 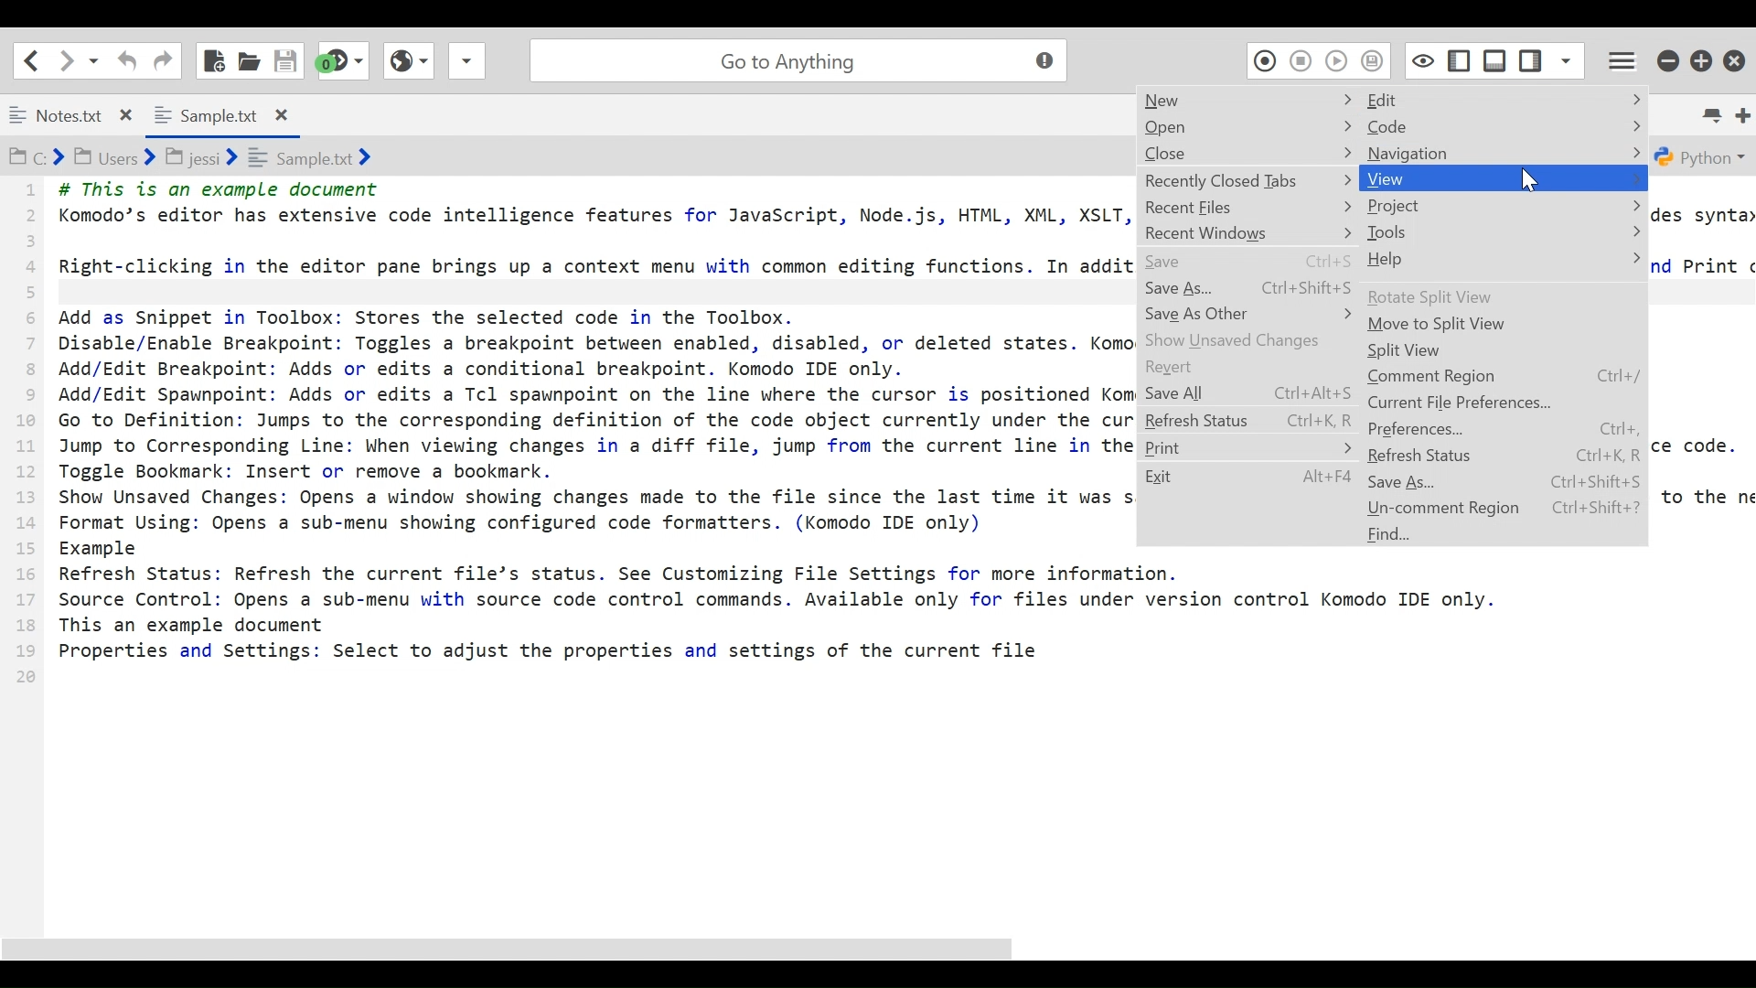 What do you see at coordinates (407, 60) in the screenshot?
I see `View Browser` at bounding box center [407, 60].